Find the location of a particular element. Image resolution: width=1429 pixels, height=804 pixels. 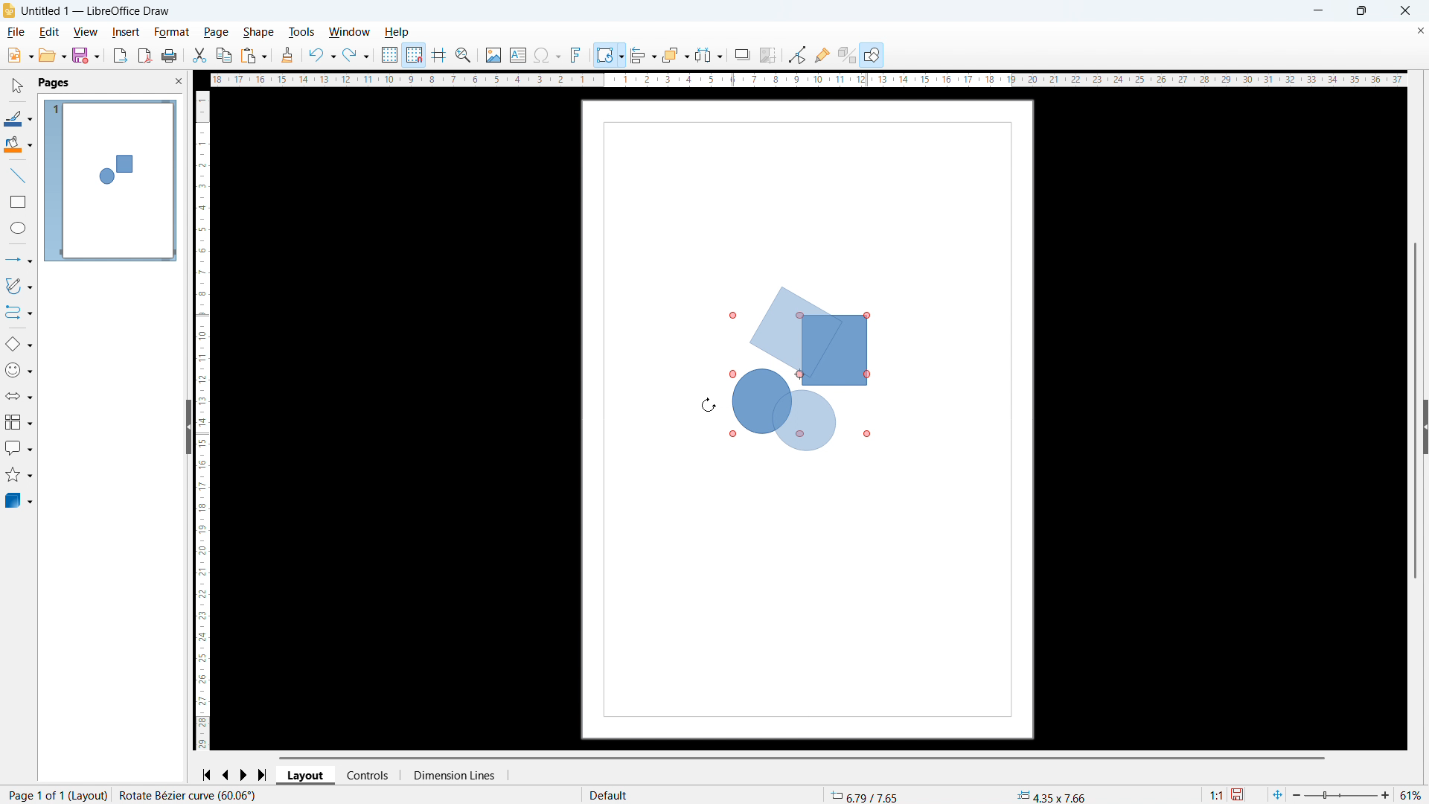

Maximise  is located at coordinates (1361, 10).